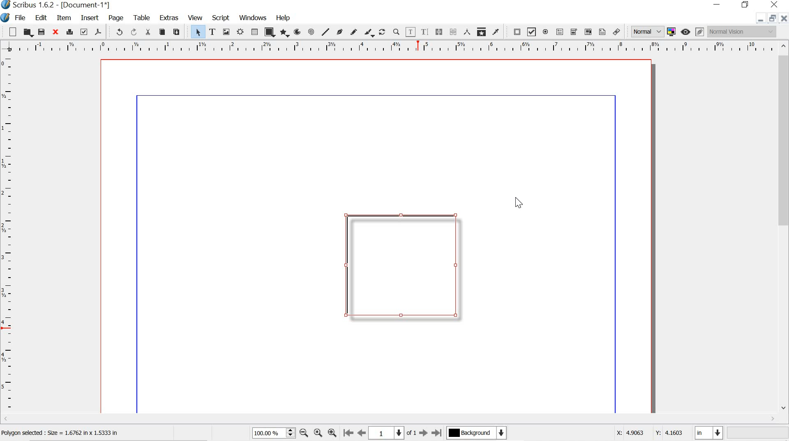  I want to click on measurements, so click(466, 31).